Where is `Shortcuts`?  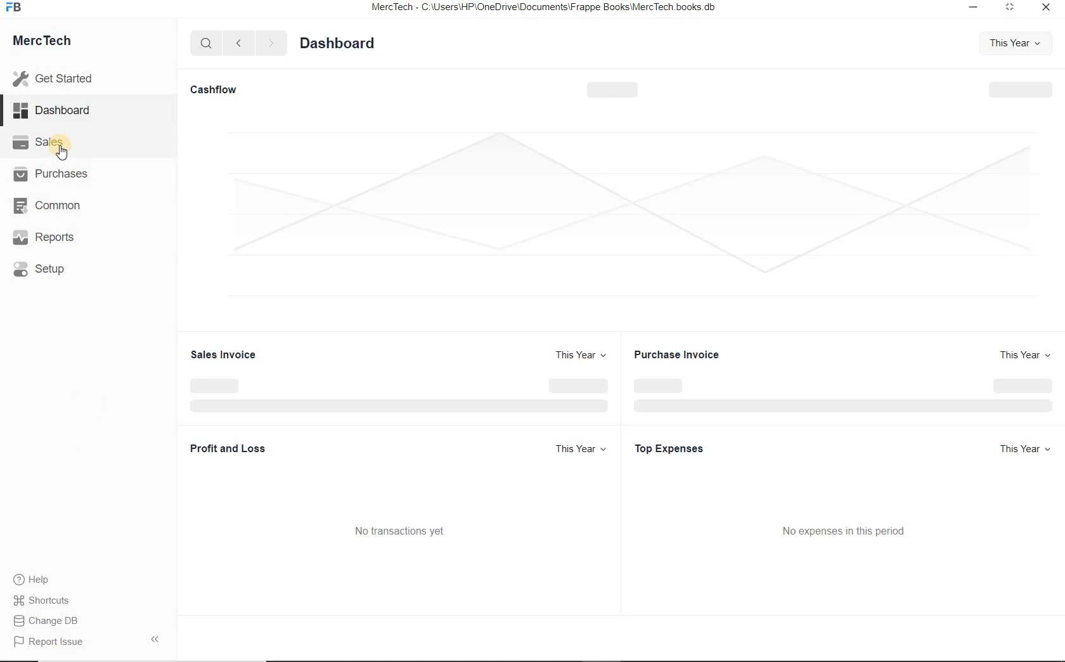
Shortcuts is located at coordinates (48, 599).